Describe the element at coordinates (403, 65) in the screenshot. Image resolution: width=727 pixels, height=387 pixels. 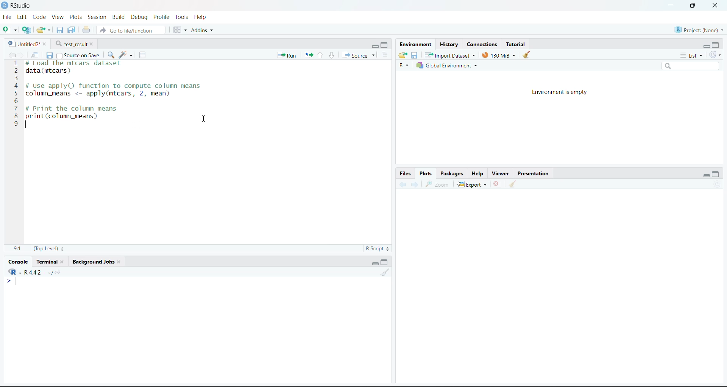
I see `R` at that location.